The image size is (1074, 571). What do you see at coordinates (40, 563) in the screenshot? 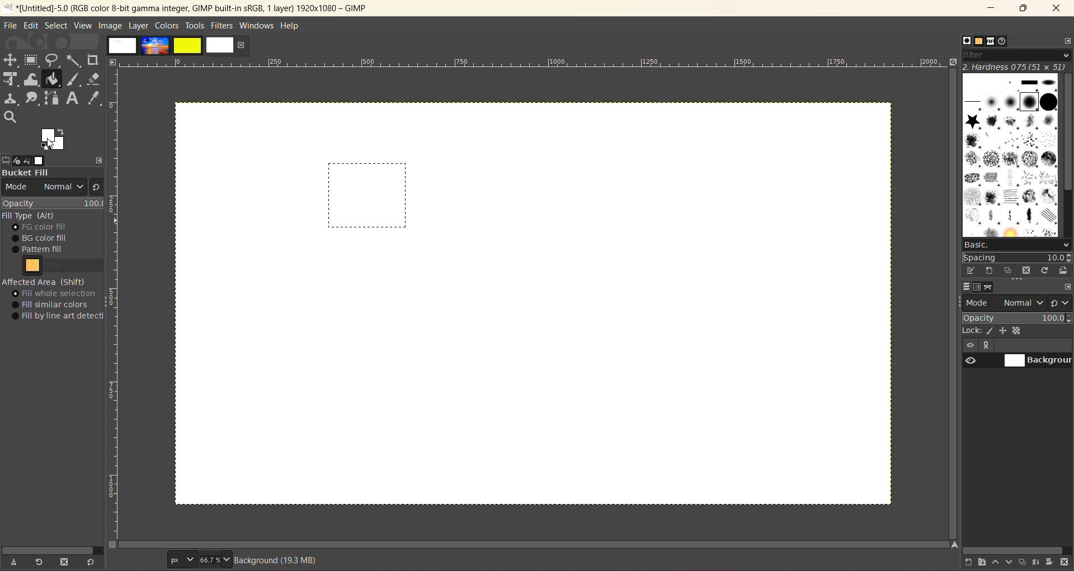
I see `restore tool preset` at bounding box center [40, 563].